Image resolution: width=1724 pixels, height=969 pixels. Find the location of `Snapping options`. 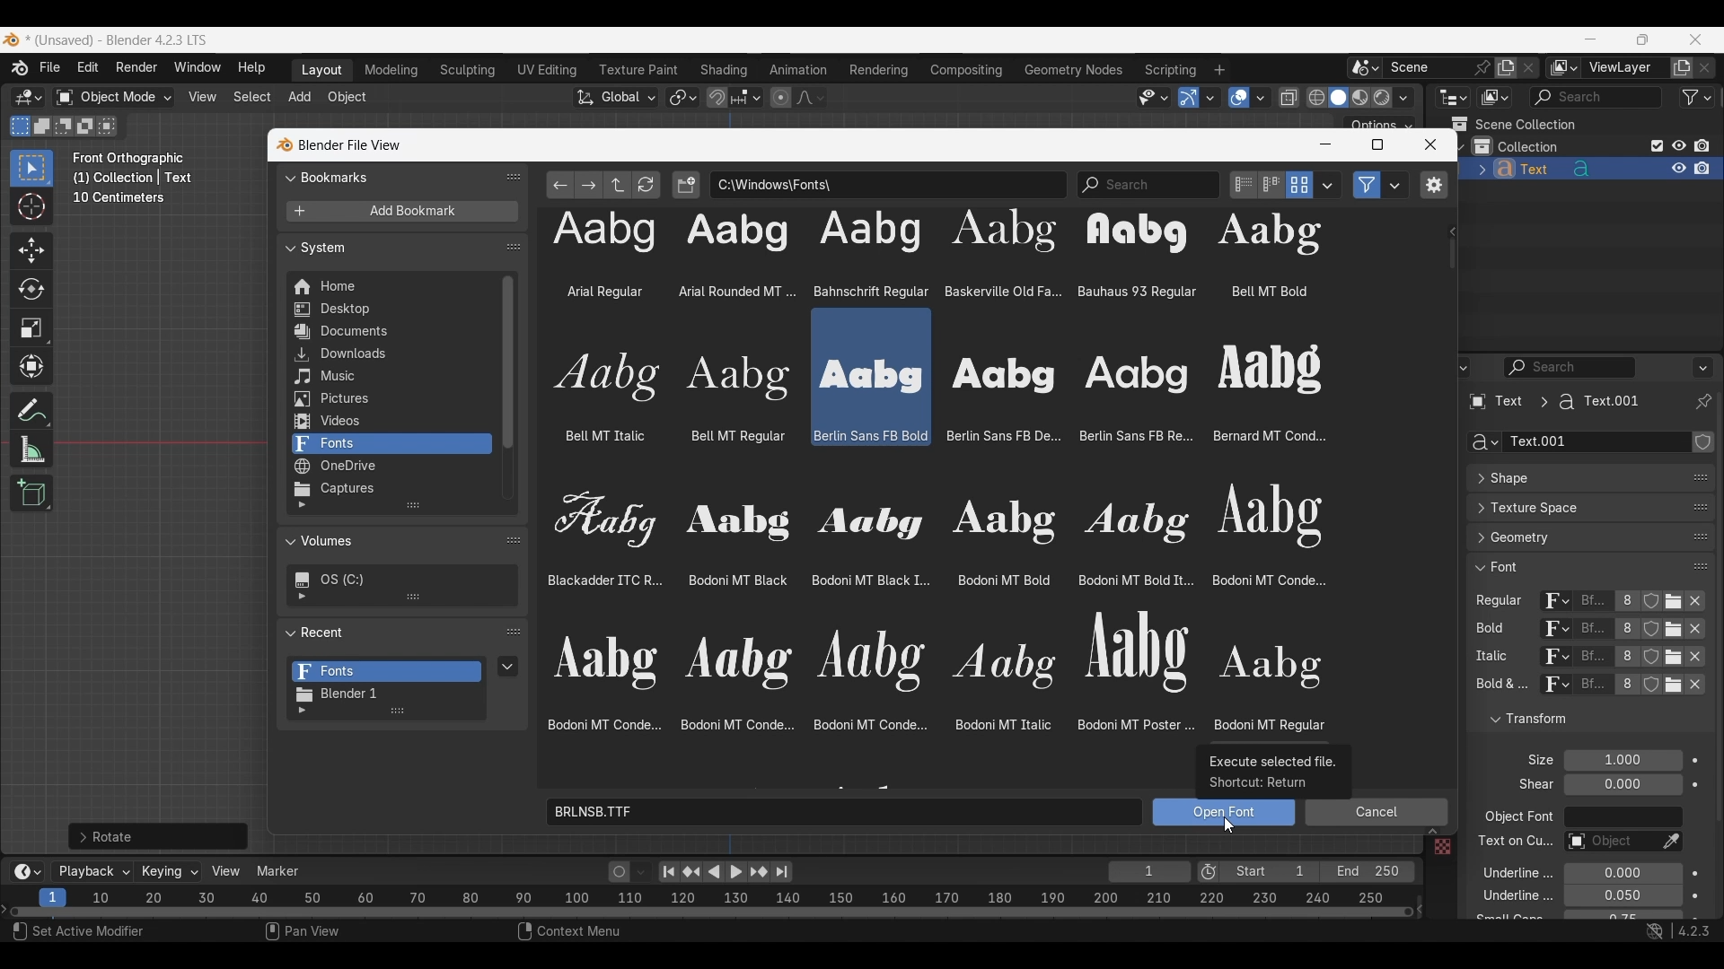

Snapping options is located at coordinates (748, 97).